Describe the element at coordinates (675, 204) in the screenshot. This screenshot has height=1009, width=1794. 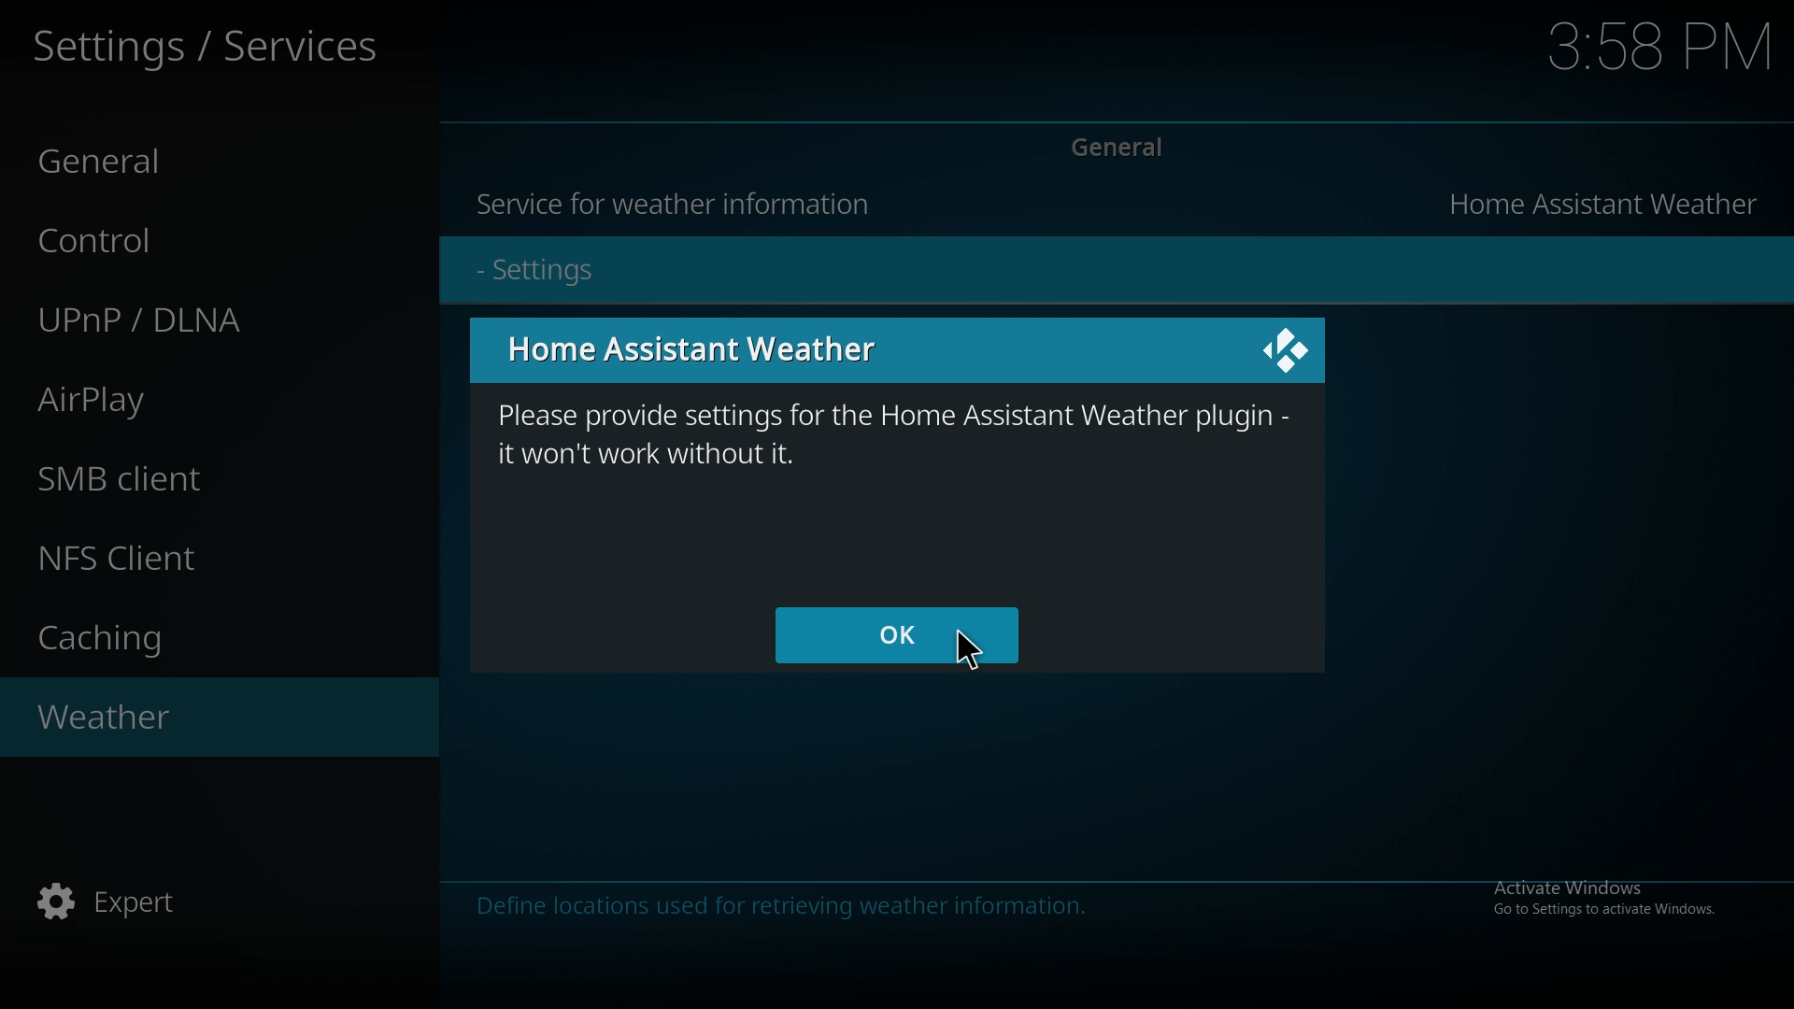
I see `Service for weather information` at that location.